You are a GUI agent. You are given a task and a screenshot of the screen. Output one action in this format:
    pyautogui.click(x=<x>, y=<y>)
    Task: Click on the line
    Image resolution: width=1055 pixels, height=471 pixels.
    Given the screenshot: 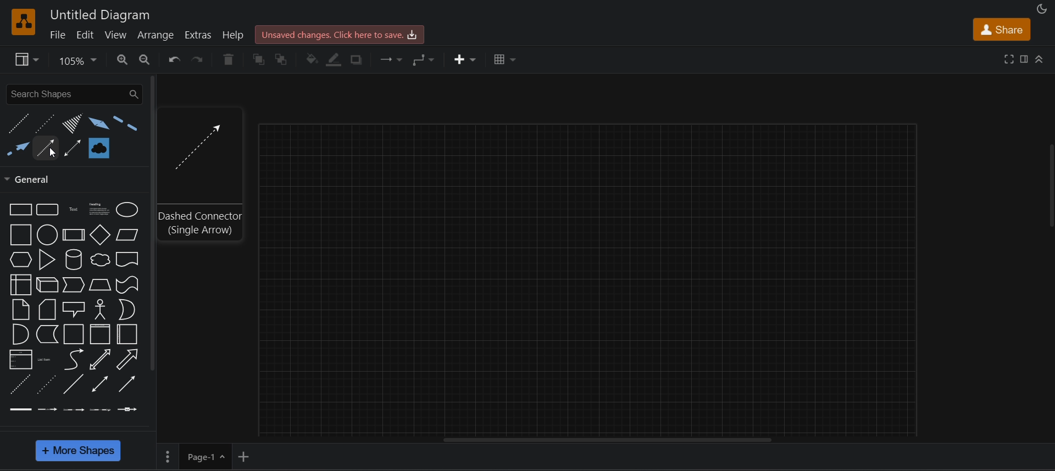 What is the action you would take?
    pyautogui.click(x=73, y=384)
    